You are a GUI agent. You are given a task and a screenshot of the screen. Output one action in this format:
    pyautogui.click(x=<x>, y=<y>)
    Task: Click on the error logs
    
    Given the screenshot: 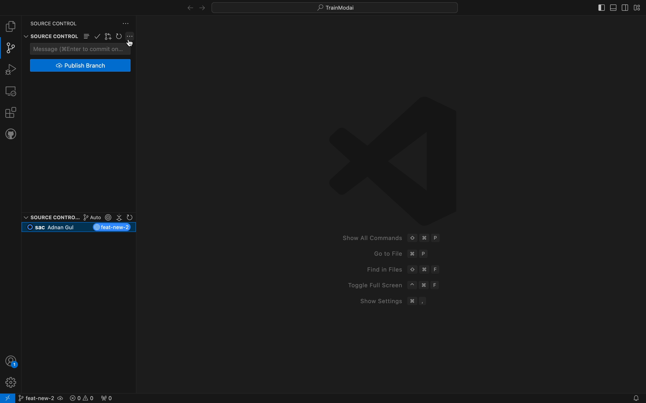 What is the action you would take?
    pyautogui.click(x=99, y=397)
    